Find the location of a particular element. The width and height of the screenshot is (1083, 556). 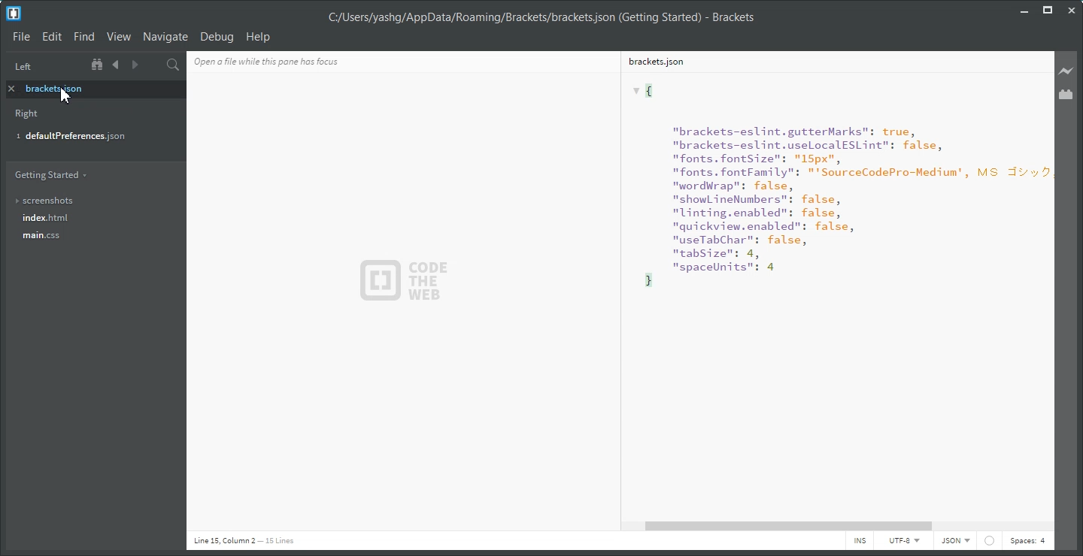

Text is located at coordinates (291, 60).